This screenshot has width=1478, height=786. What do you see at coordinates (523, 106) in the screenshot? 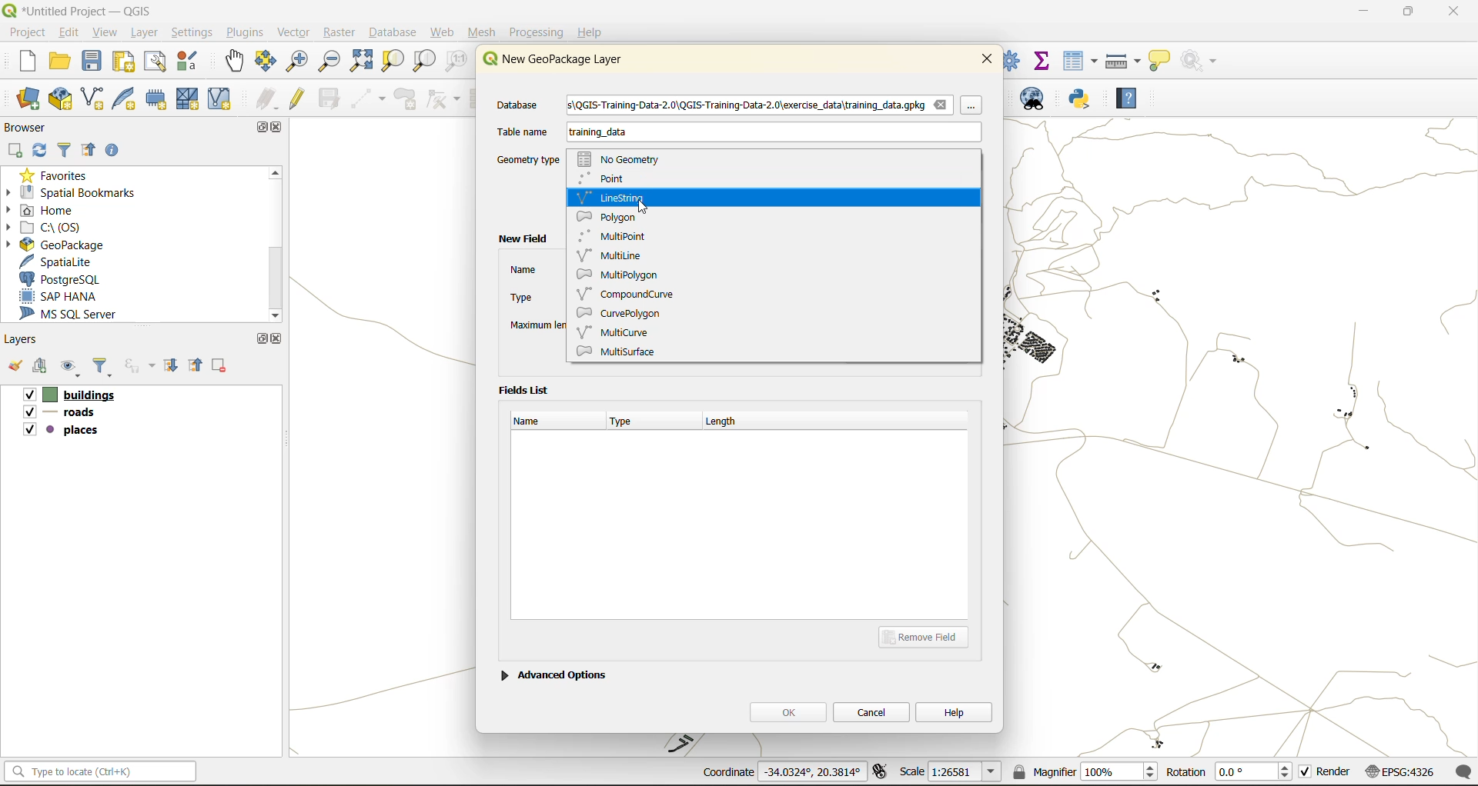
I see `database` at bounding box center [523, 106].